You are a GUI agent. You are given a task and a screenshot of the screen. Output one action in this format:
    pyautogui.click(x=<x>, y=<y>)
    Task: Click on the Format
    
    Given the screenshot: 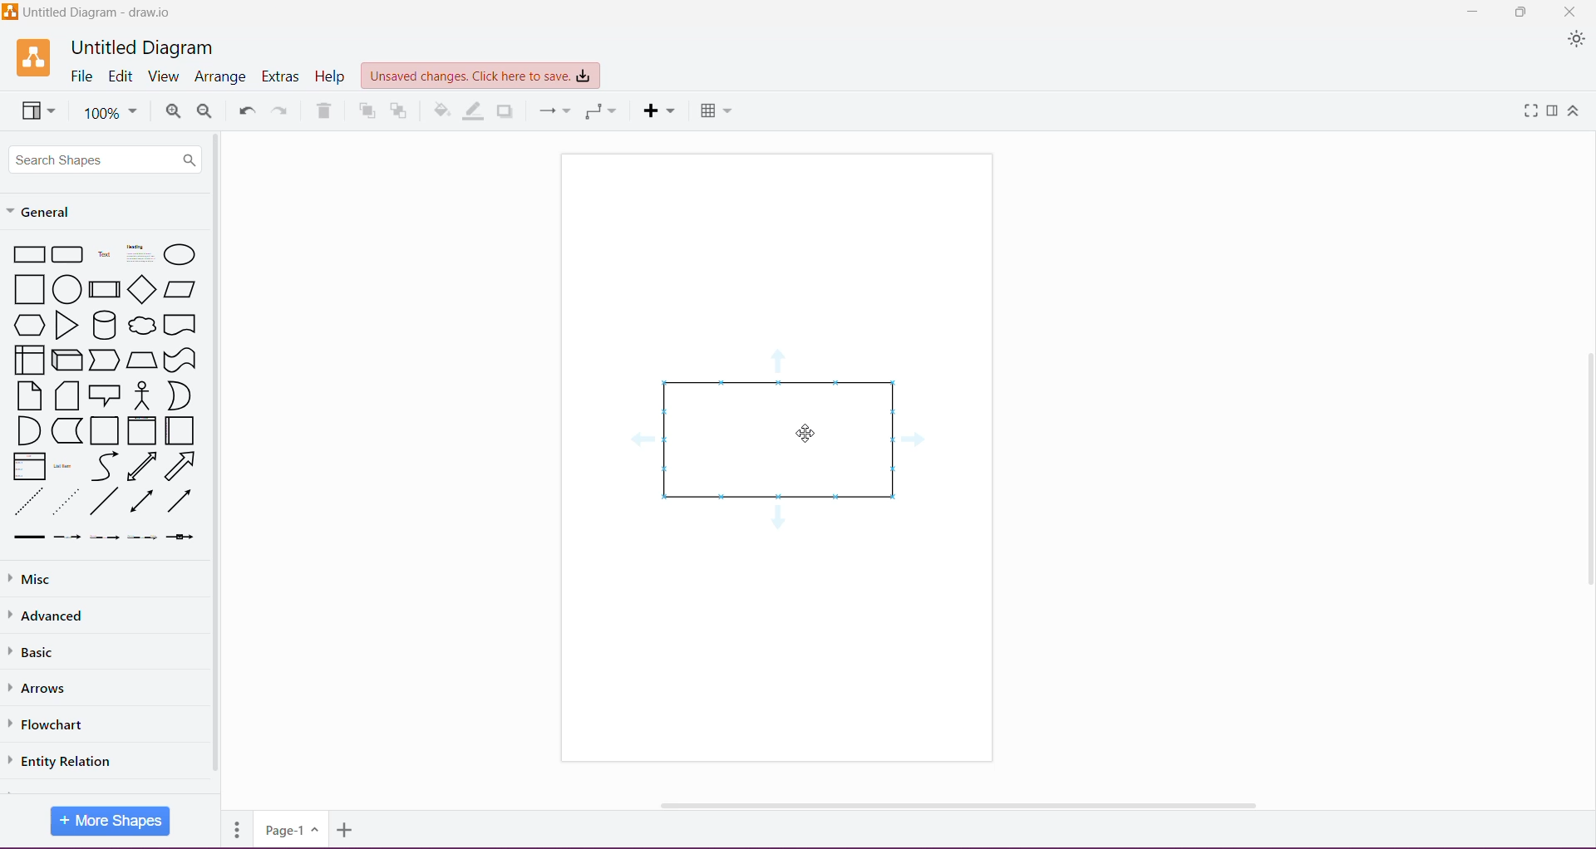 What is the action you would take?
    pyautogui.click(x=1554, y=111)
    